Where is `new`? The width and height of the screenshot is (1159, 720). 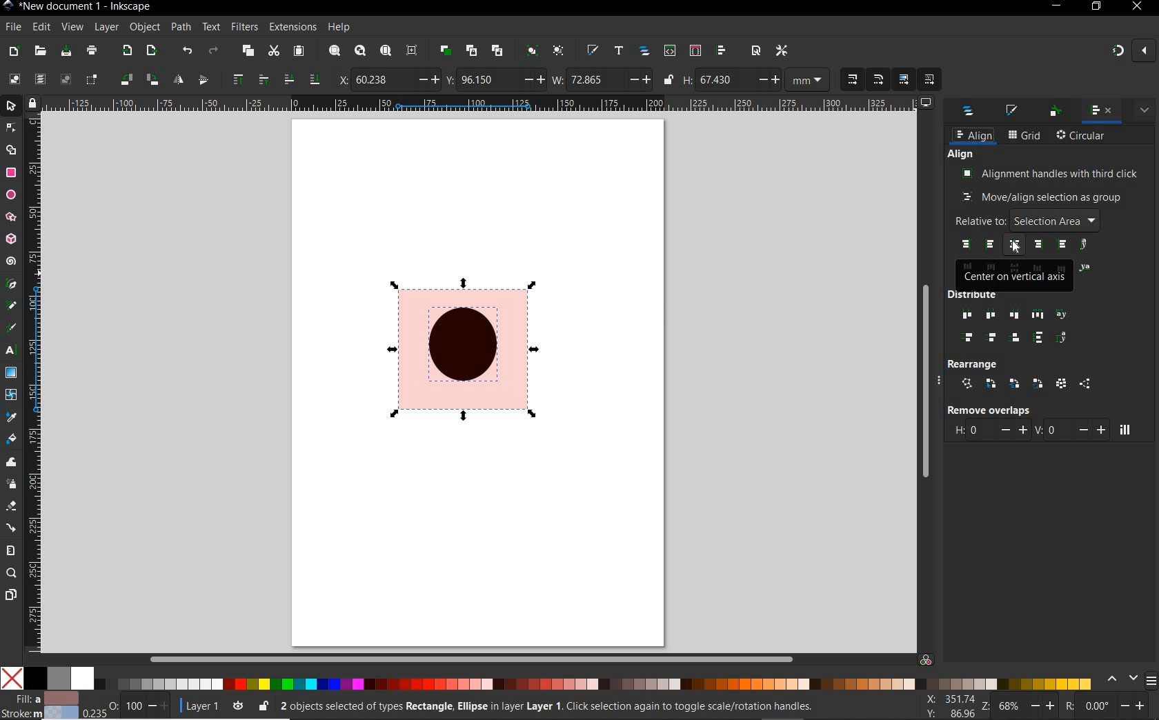
new is located at coordinates (14, 52).